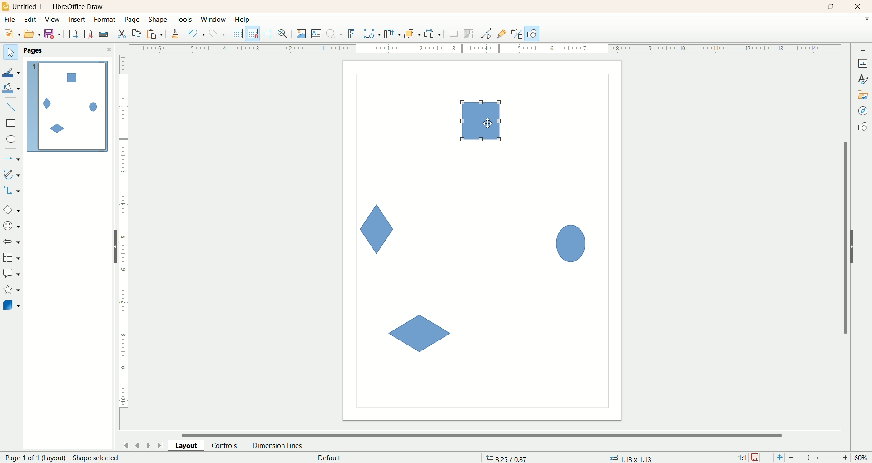 The image size is (872, 463). What do you see at coordinates (302, 34) in the screenshot?
I see `insert image` at bounding box center [302, 34].